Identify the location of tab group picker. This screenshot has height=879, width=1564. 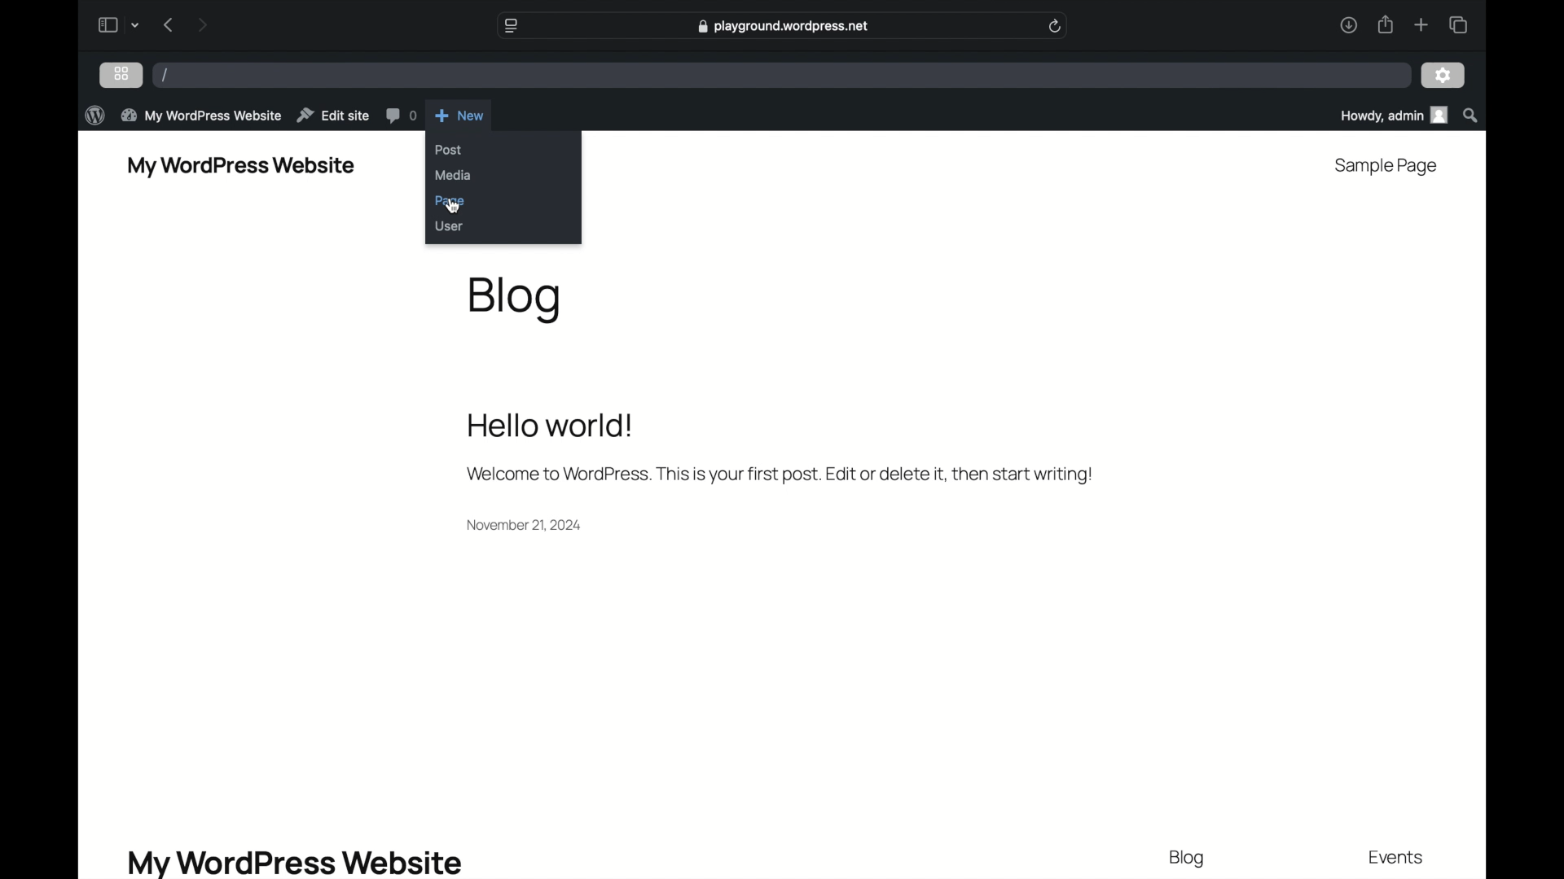
(135, 26).